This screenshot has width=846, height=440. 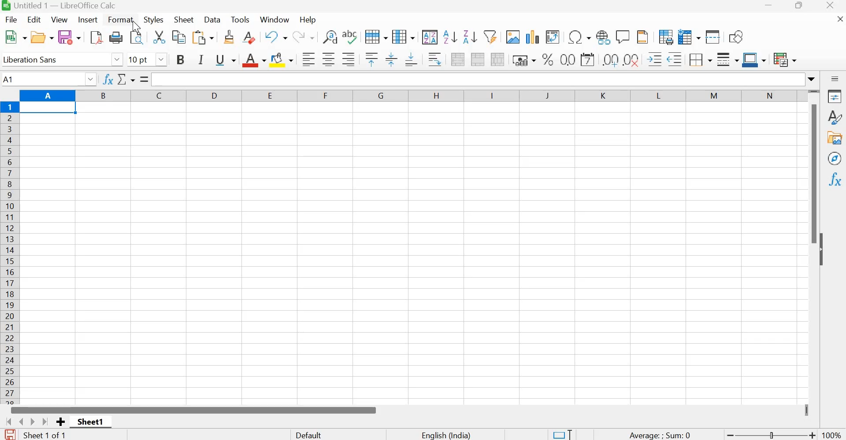 I want to click on Insert special characters, so click(x=579, y=36).